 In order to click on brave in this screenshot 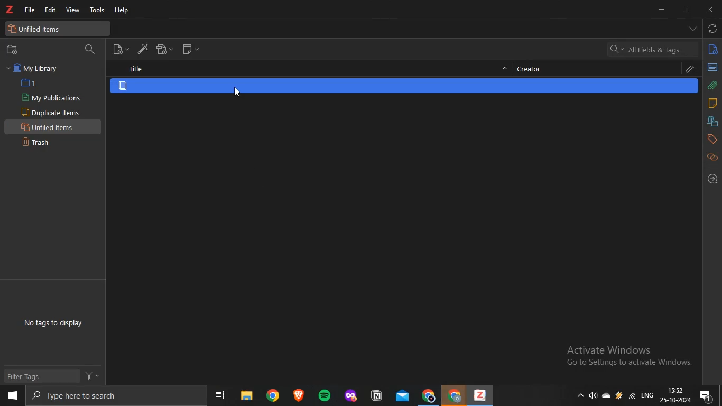, I will do `click(298, 395)`.